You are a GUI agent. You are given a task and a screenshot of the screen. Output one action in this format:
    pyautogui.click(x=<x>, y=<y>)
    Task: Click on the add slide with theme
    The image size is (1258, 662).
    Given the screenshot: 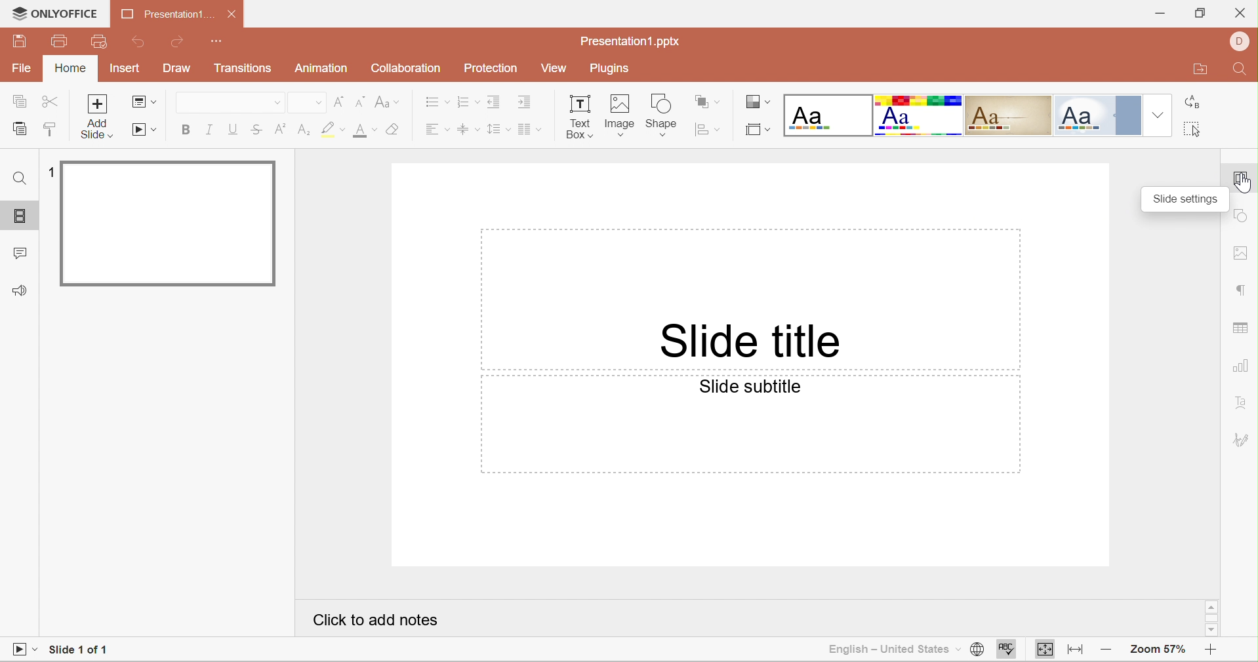 What is the action you would take?
    pyautogui.click(x=97, y=128)
    